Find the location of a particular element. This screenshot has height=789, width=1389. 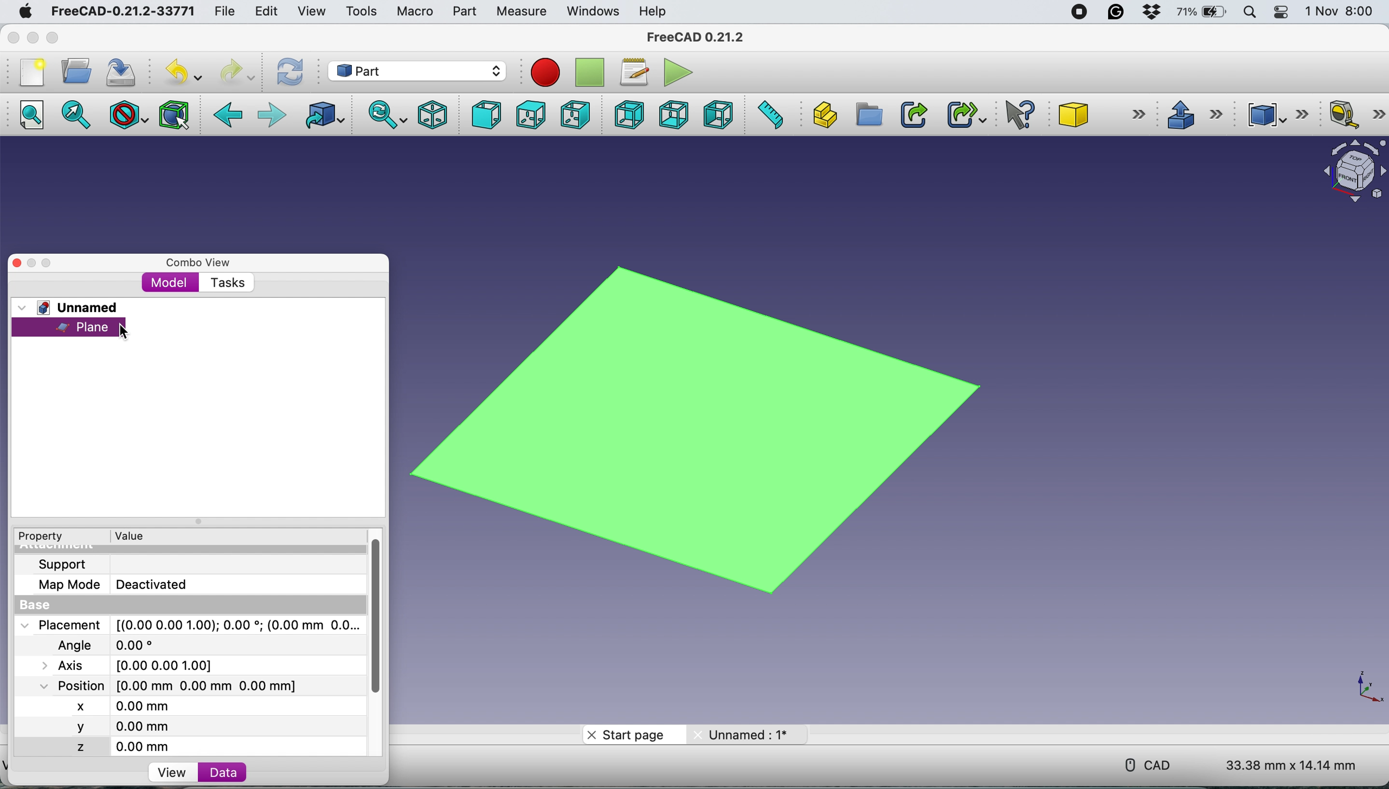

measure distance is located at coordinates (769, 115).